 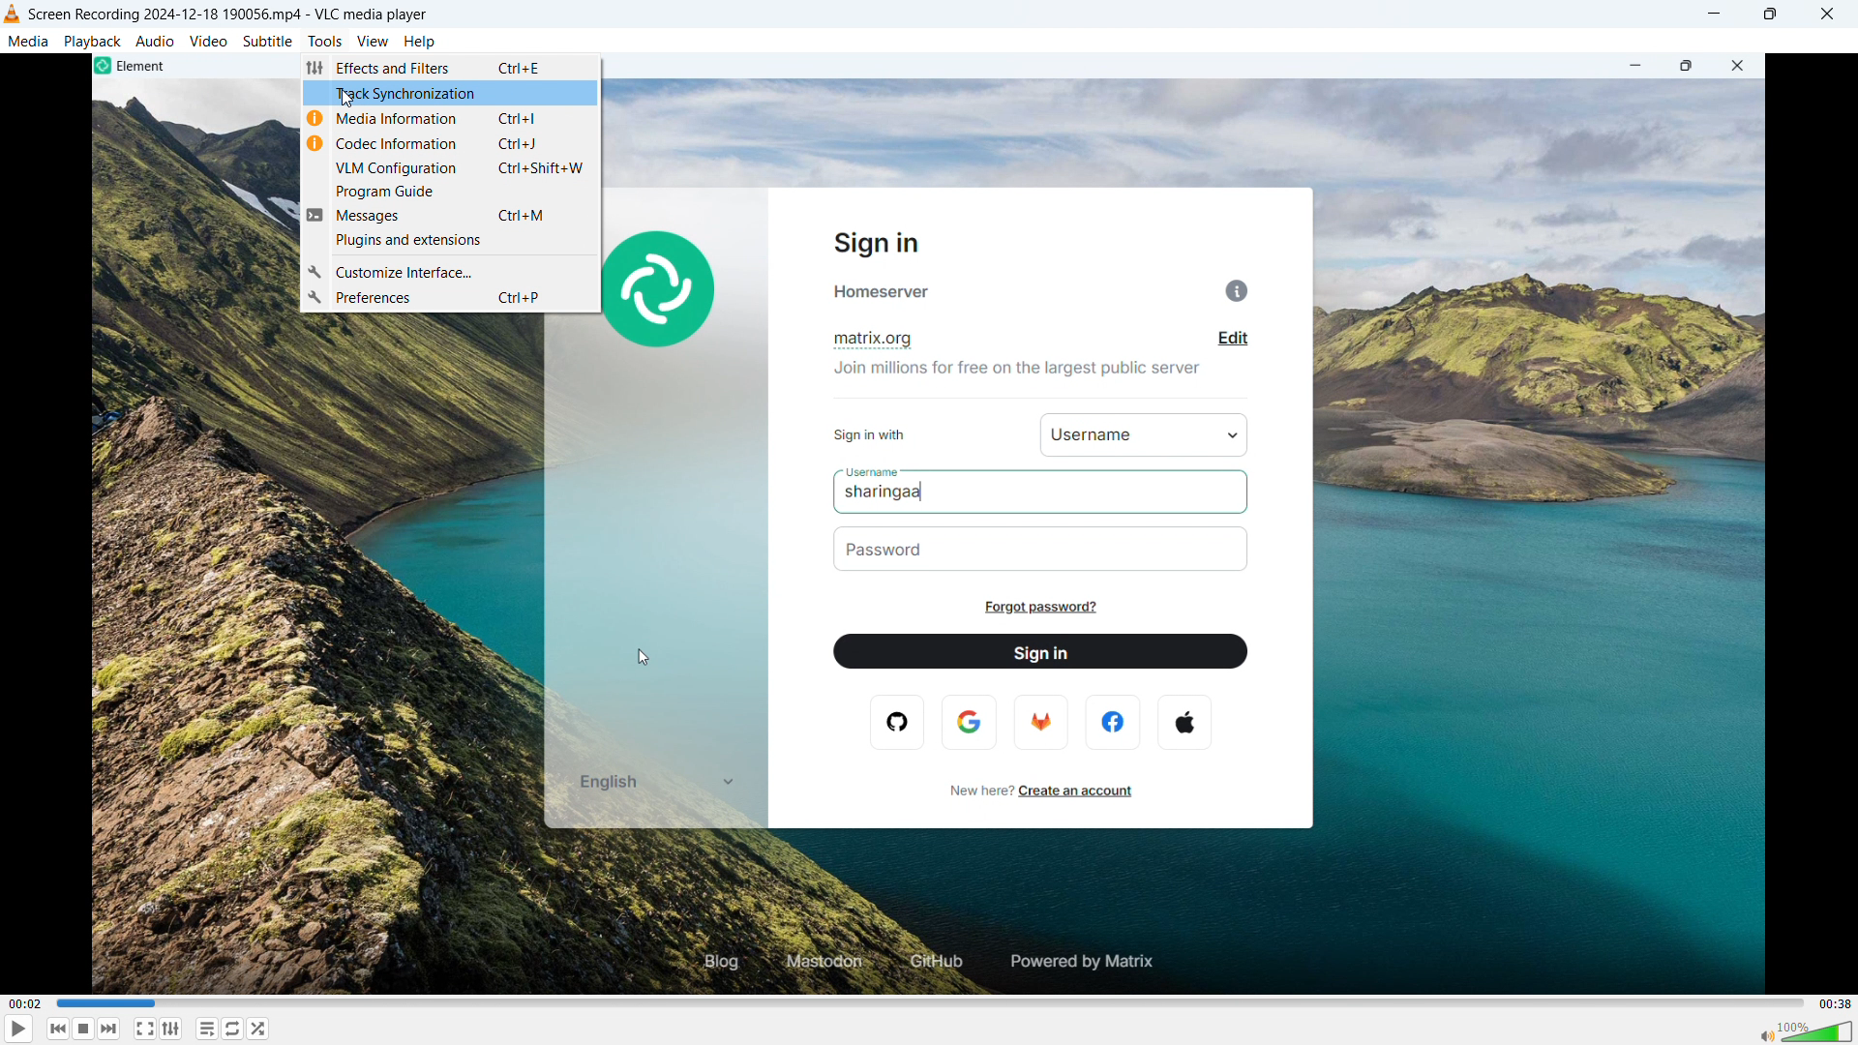 I want to click on screen recording 2024-12-188 190056 mp4 -vlc media player, so click(x=249, y=13).